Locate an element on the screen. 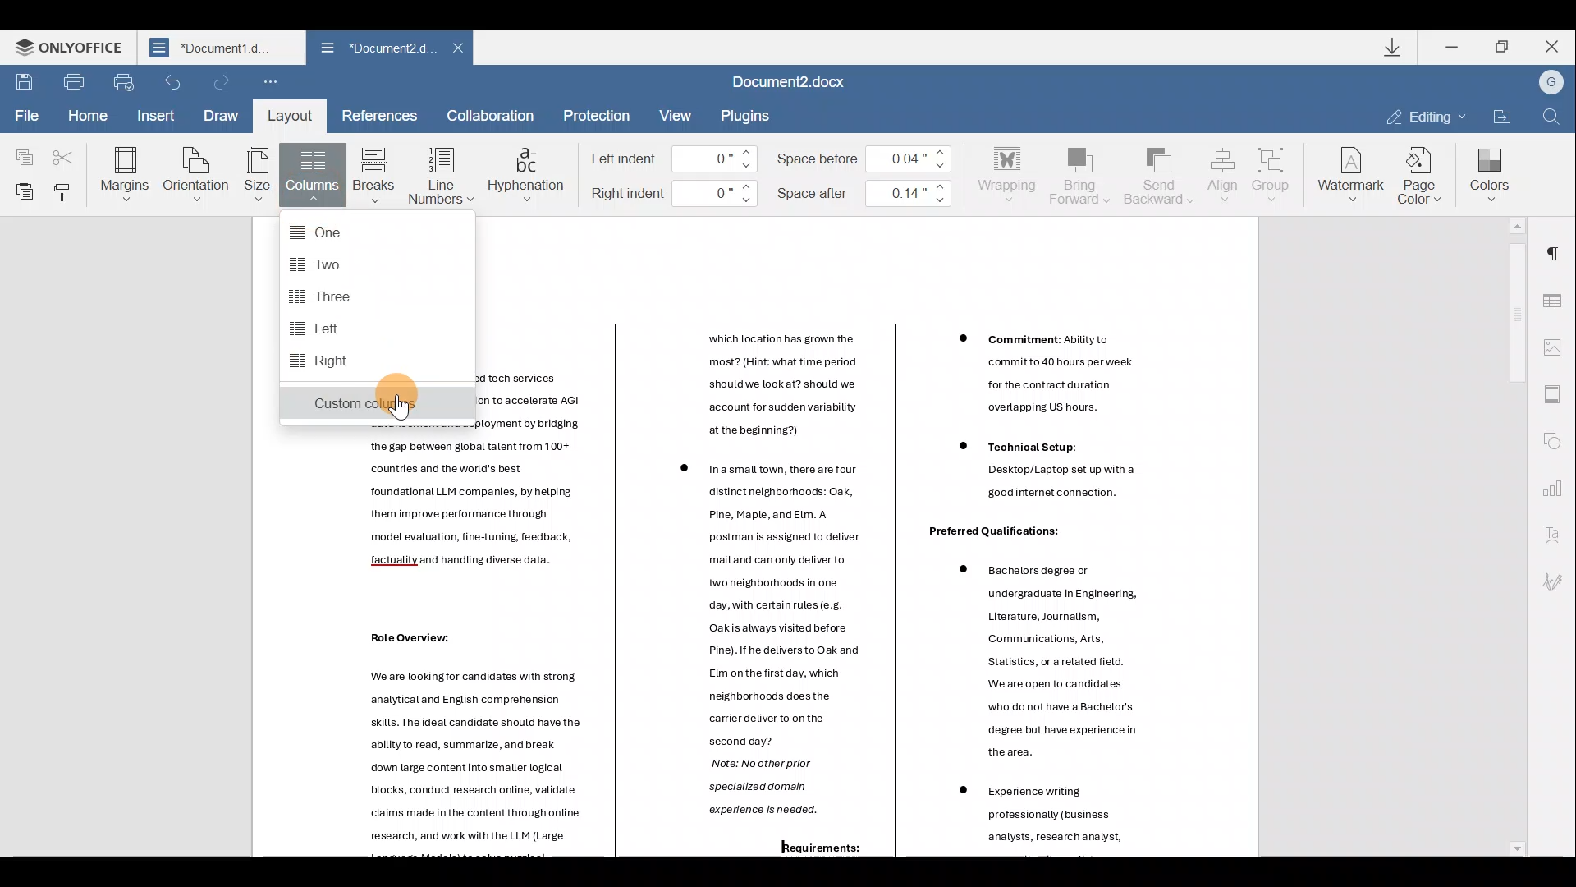 This screenshot has width=1576, height=887.  is located at coordinates (1038, 814).